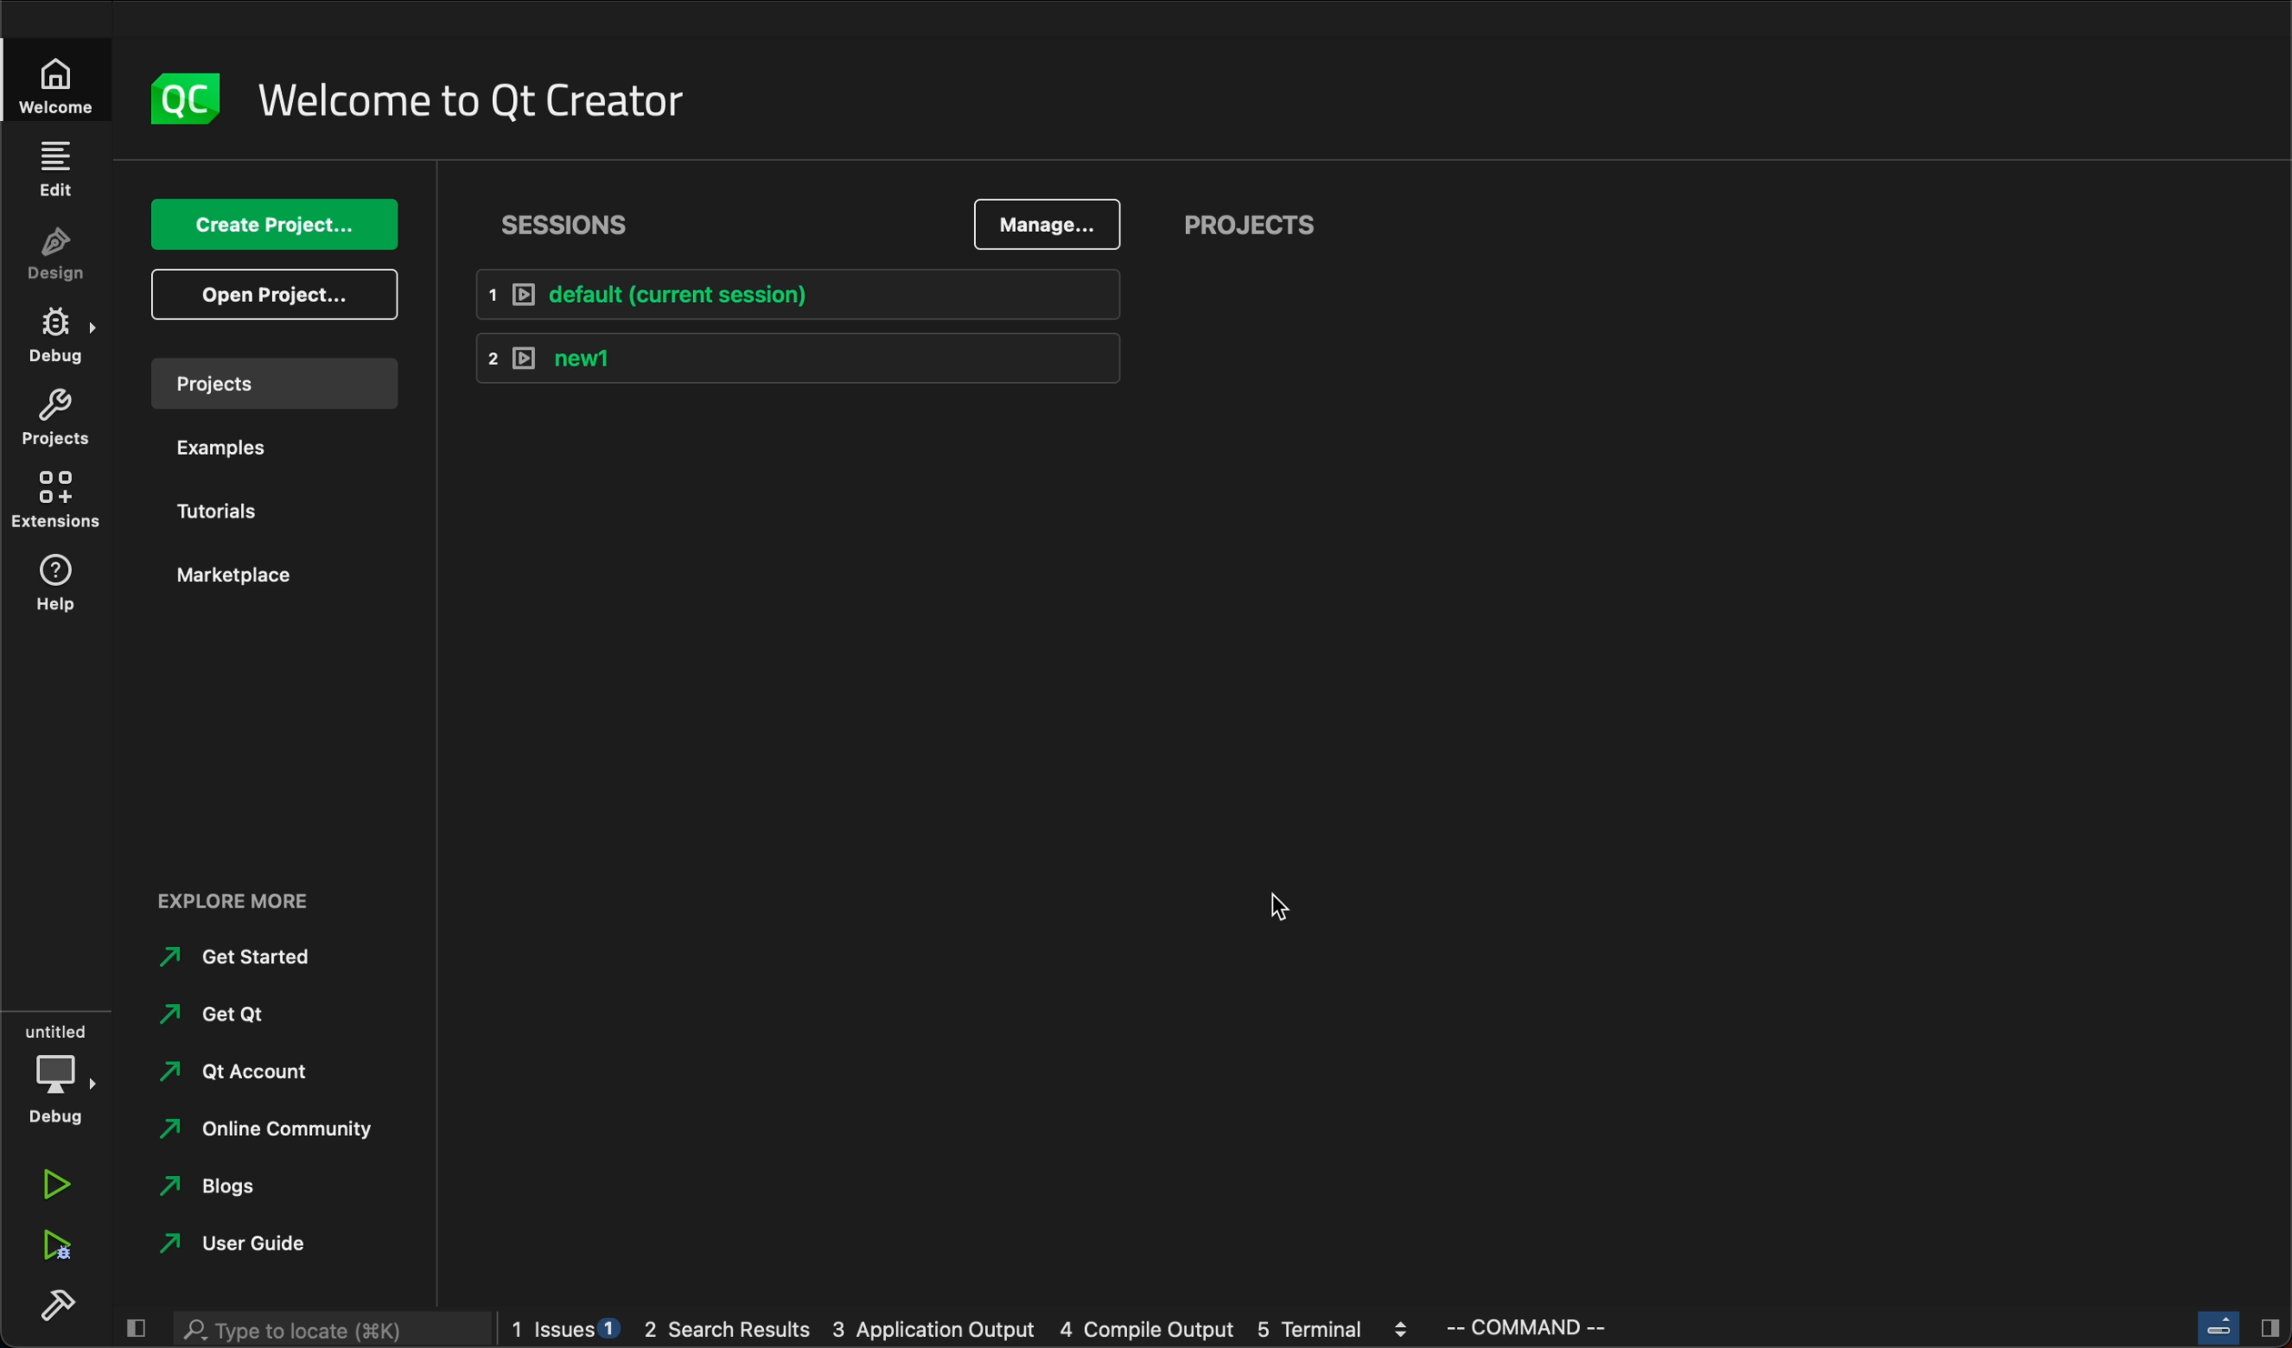 The height and width of the screenshot is (1348, 2292). What do you see at coordinates (60, 1242) in the screenshot?
I see `run debug` at bounding box center [60, 1242].